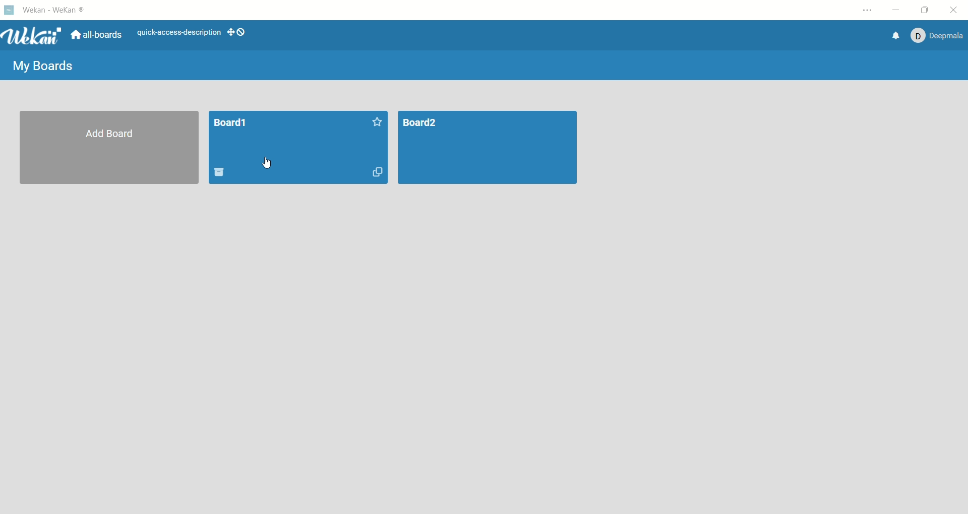 This screenshot has width=968, height=514. What do you see at coordinates (265, 164) in the screenshot?
I see `cursor` at bounding box center [265, 164].